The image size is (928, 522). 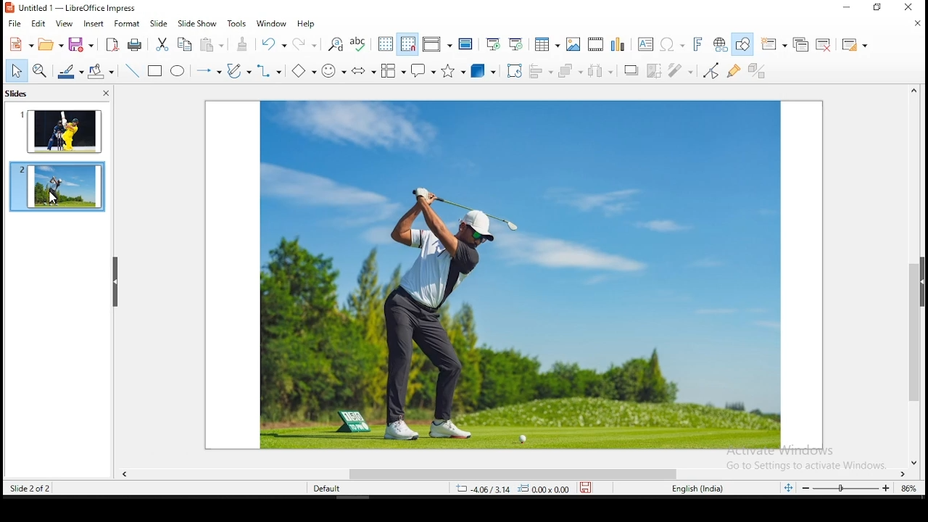 I want to click on slide 2 of 2, so click(x=33, y=488).